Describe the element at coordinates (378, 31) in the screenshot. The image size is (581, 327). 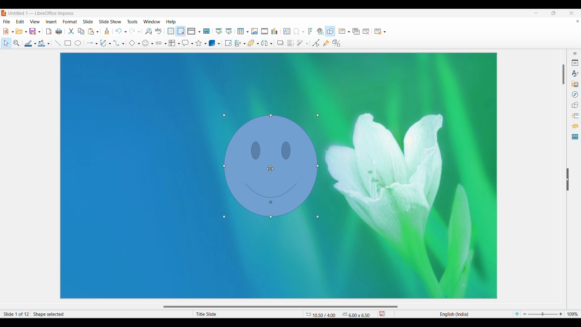
I see `Slide layout` at that location.